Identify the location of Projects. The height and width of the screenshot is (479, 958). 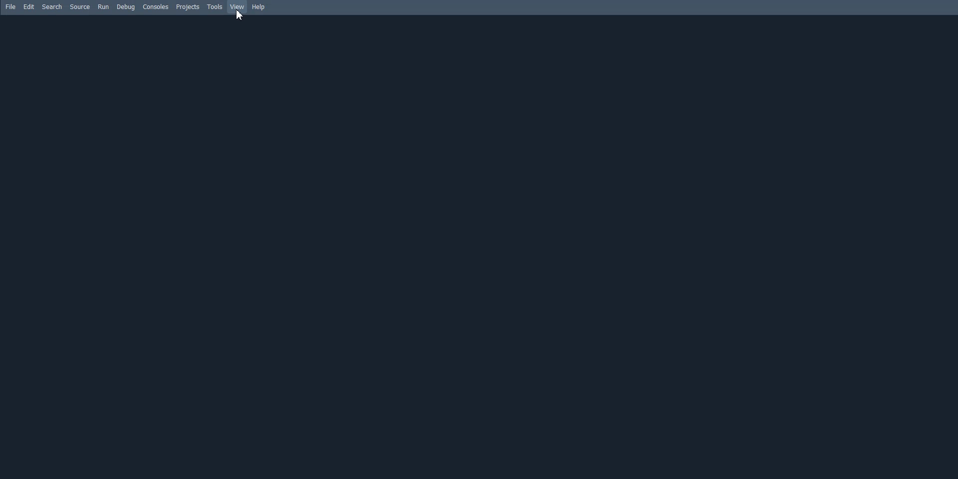
(188, 7).